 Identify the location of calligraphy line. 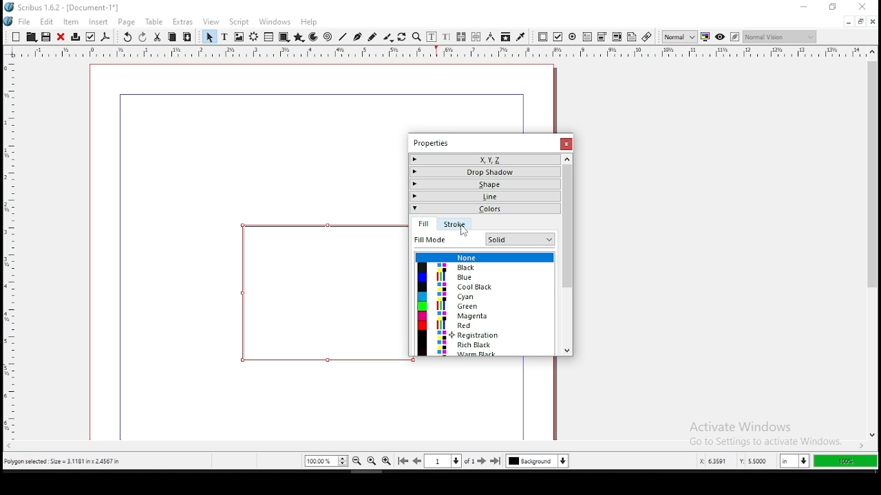
(388, 37).